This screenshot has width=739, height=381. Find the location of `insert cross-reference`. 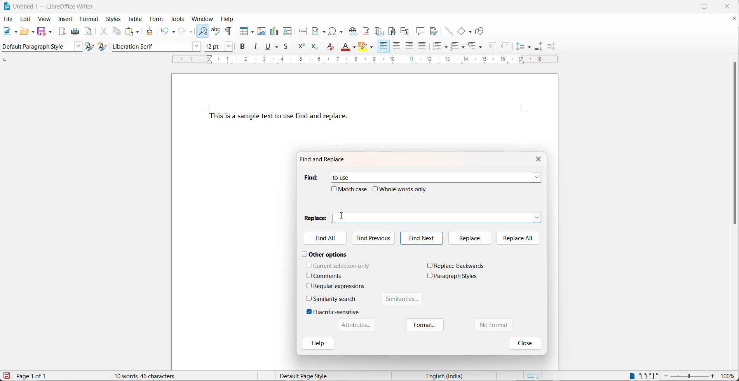

insert cross-reference is located at coordinates (405, 31).